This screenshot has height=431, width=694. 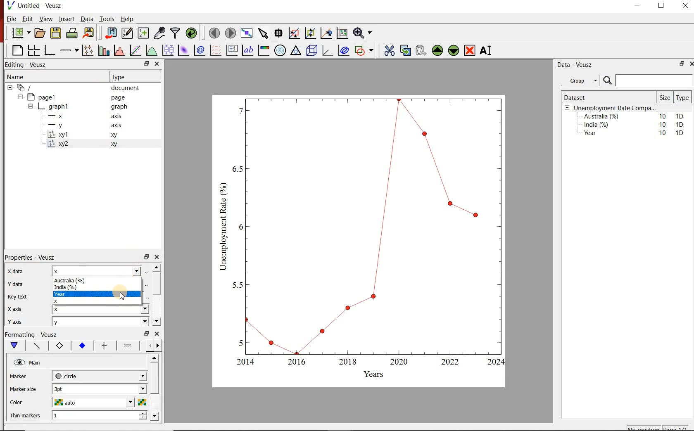 What do you see at coordinates (40, 33) in the screenshot?
I see `open document` at bounding box center [40, 33].